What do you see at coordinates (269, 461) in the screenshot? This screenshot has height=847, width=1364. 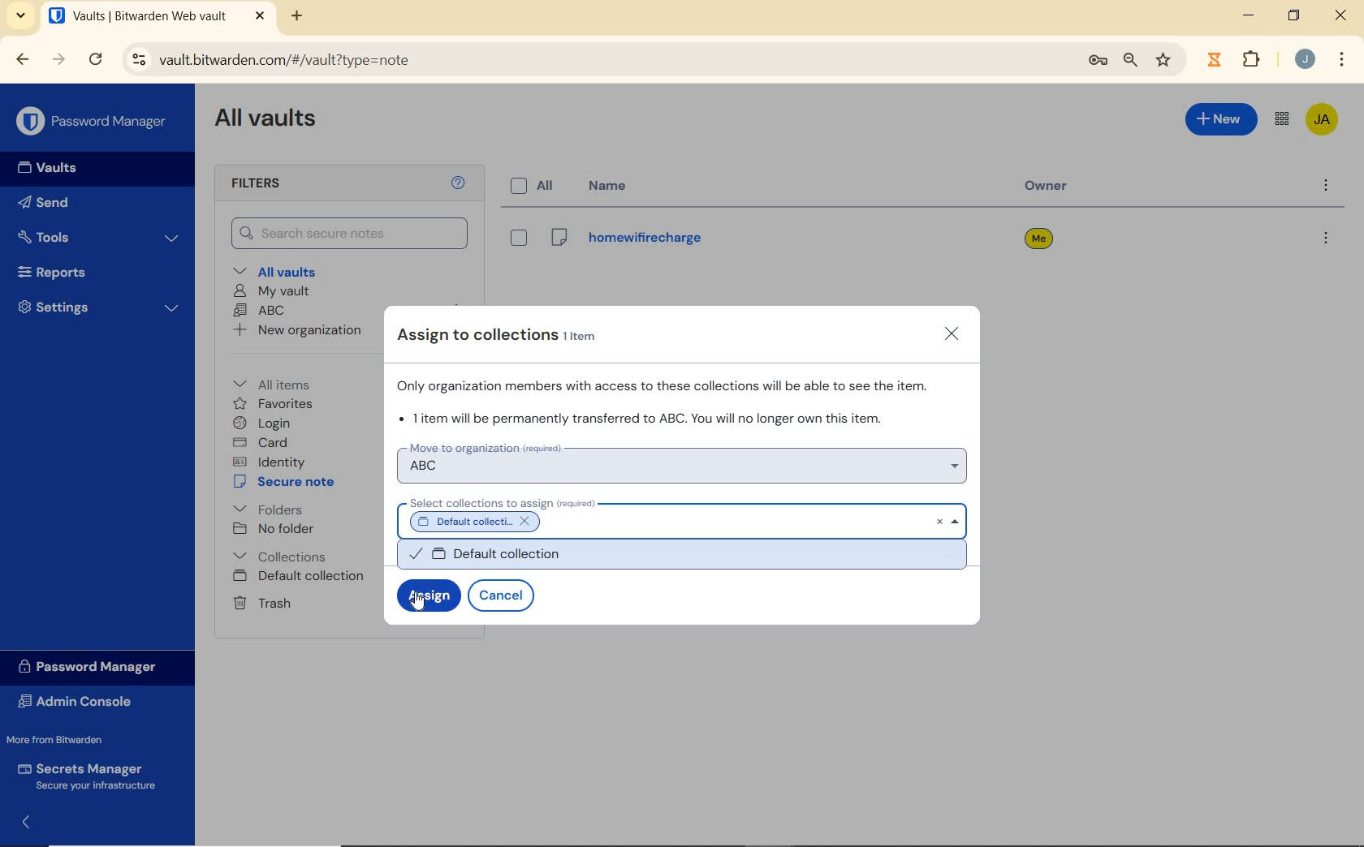 I see `identity` at bounding box center [269, 461].